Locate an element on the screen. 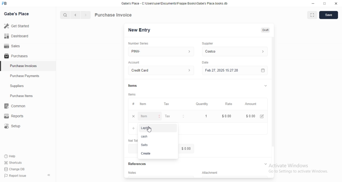 Image resolution: width=342 pixels, height=182 pixels. Date is located at coordinates (205, 62).